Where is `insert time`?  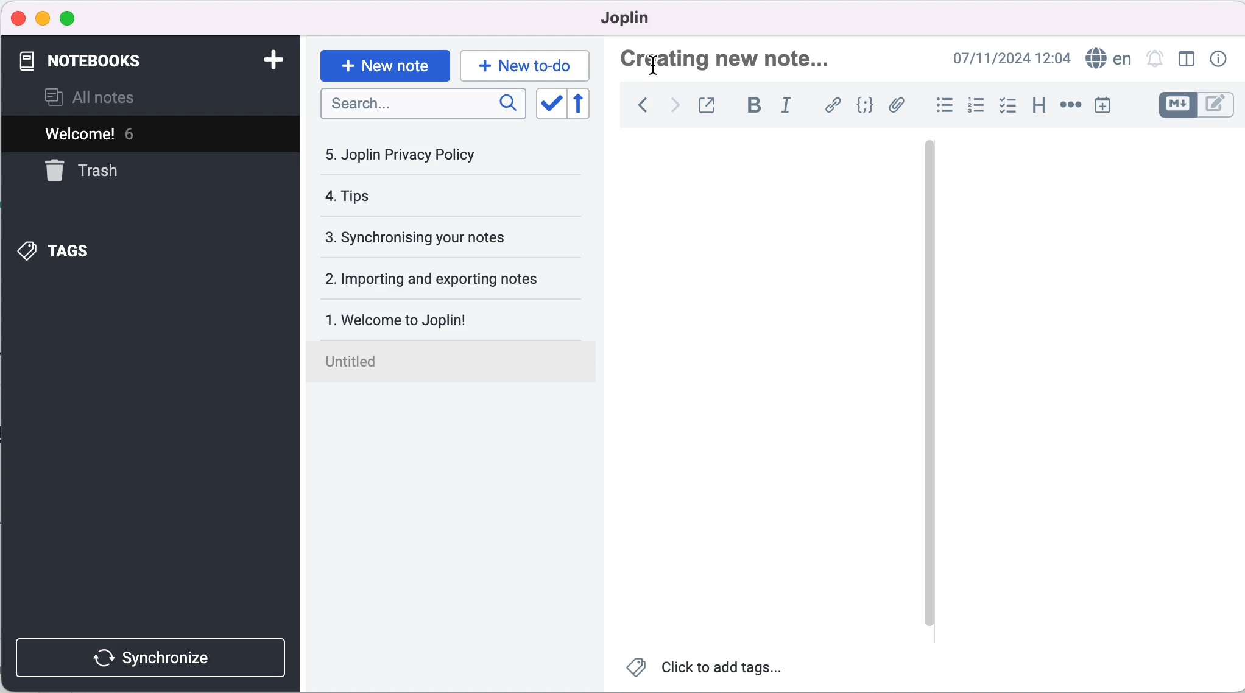
insert time is located at coordinates (1102, 107).